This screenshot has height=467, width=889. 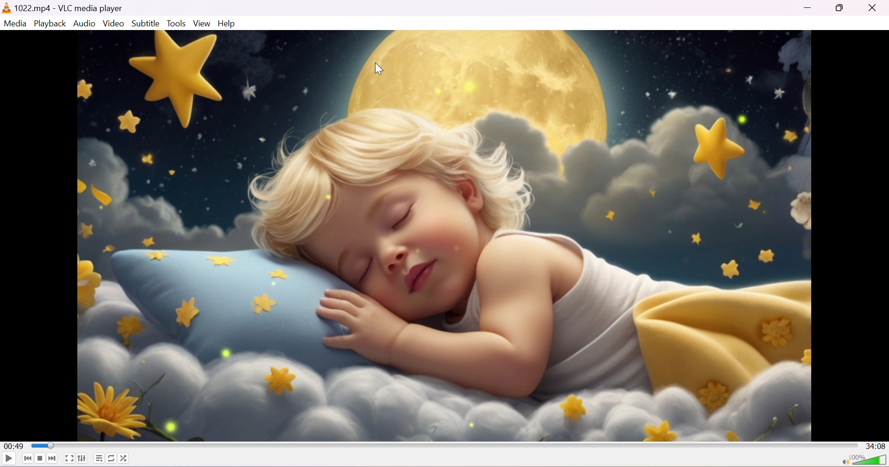 I want to click on Volume, so click(x=870, y=460).